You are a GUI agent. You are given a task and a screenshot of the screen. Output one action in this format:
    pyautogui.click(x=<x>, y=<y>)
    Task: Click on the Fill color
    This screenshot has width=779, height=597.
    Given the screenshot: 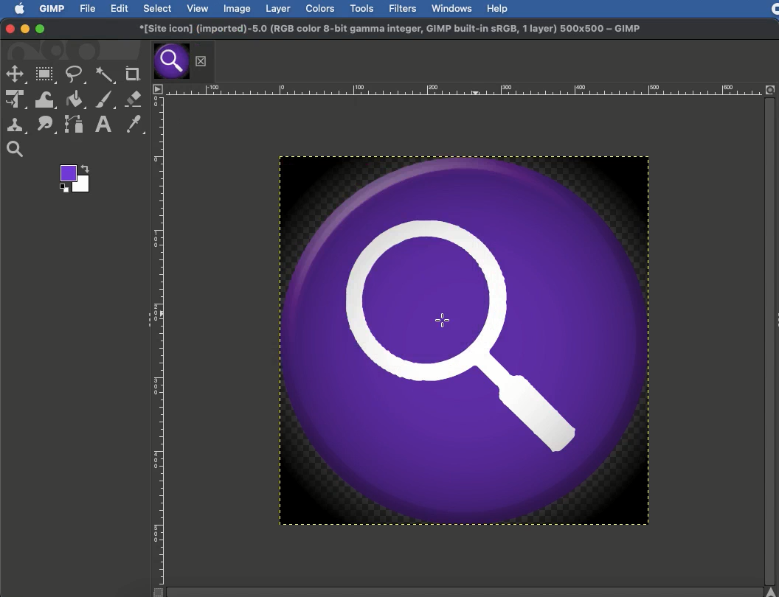 What is the action you would take?
    pyautogui.click(x=75, y=100)
    